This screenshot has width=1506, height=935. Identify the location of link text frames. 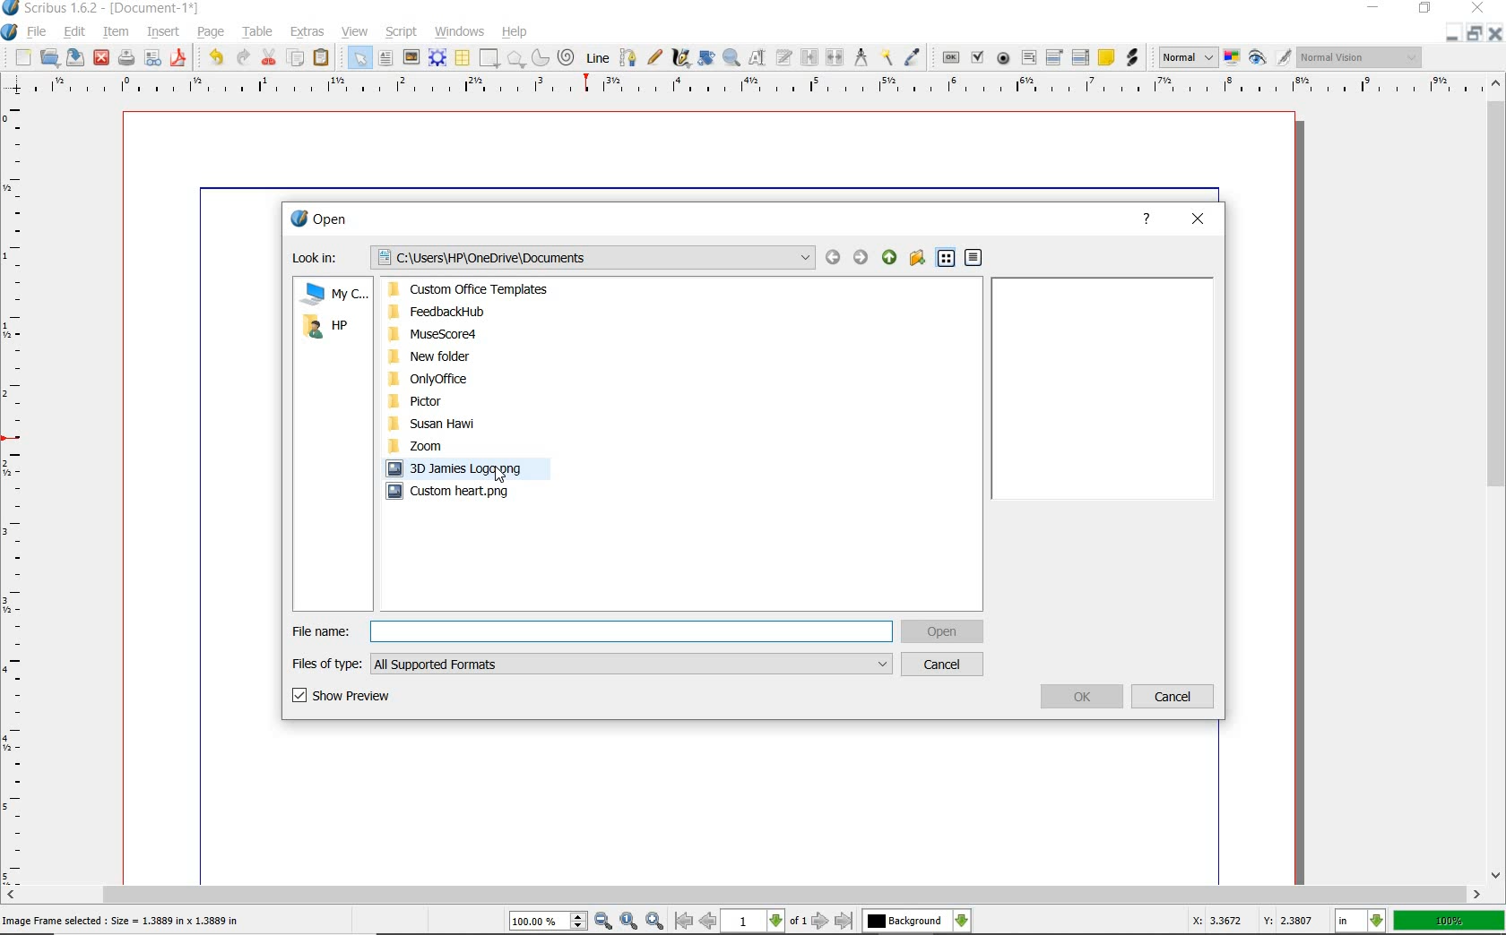
(811, 56).